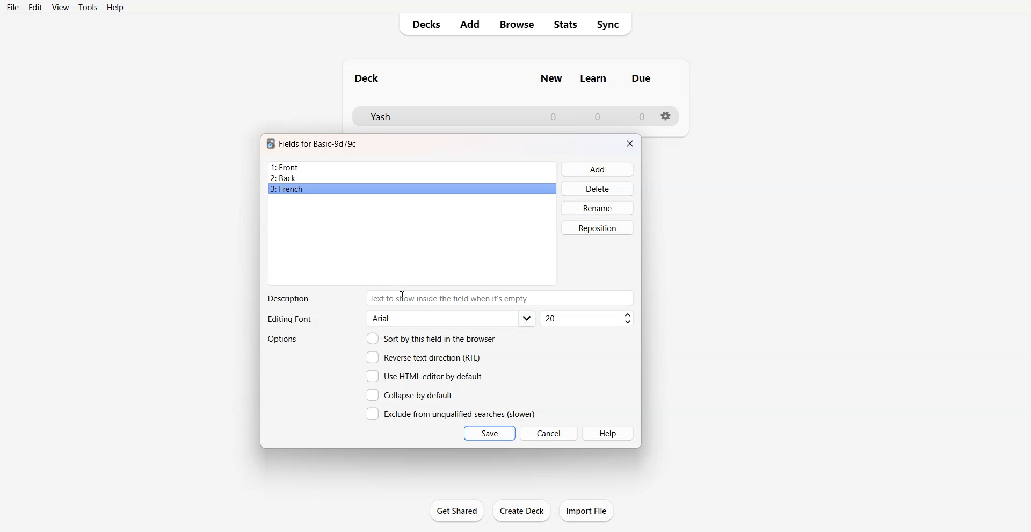 The image size is (1031, 532). Describe the element at coordinates (598, 188) in the screenshot. I see `Delete` at that location.